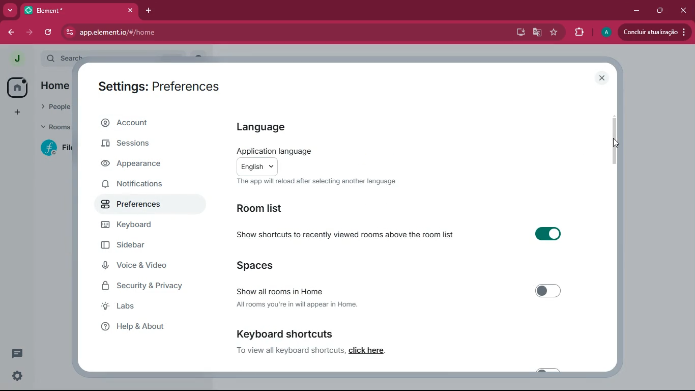  Describe the element at coordinates (142, 164) in the screenshot. I see `appearance` at that location.